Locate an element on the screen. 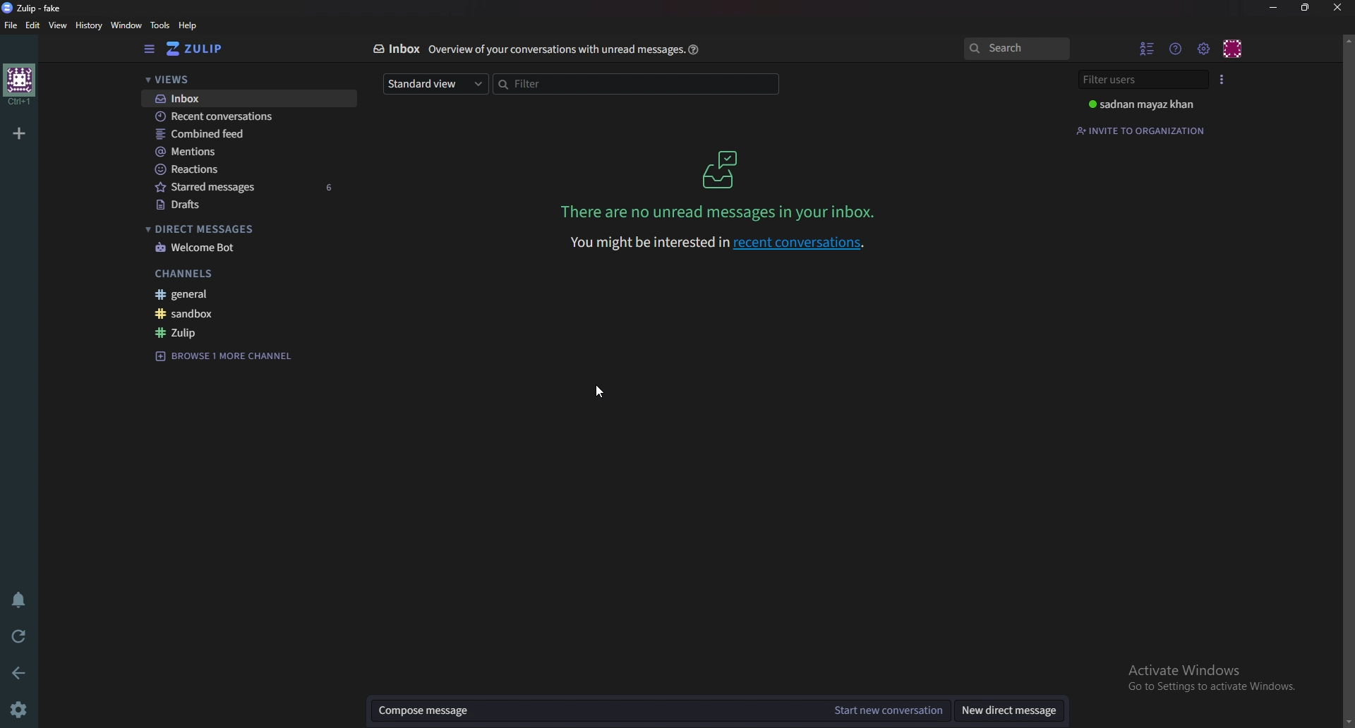  Inbox is located at coordinates (723, 171).